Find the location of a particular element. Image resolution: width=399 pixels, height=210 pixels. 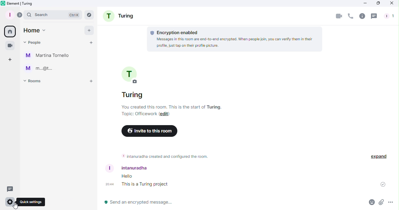

Room is located at coordinates (119, 17).